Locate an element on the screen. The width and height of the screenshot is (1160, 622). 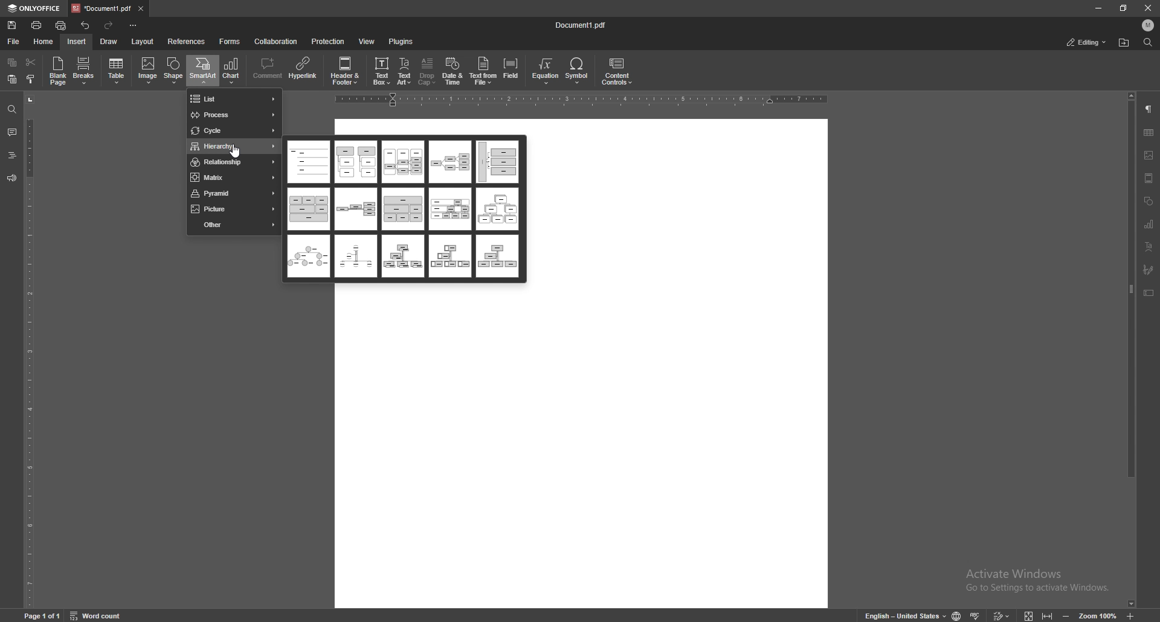
date and time is located at coordinates (453, 71).